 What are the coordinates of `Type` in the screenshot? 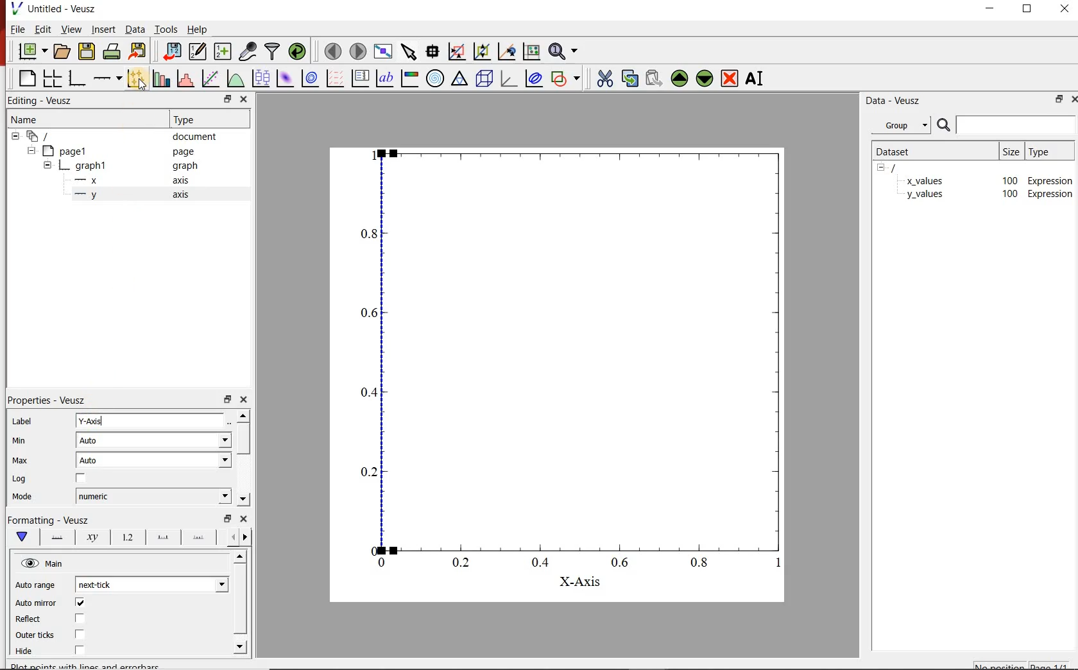 It's located at (193, 119).